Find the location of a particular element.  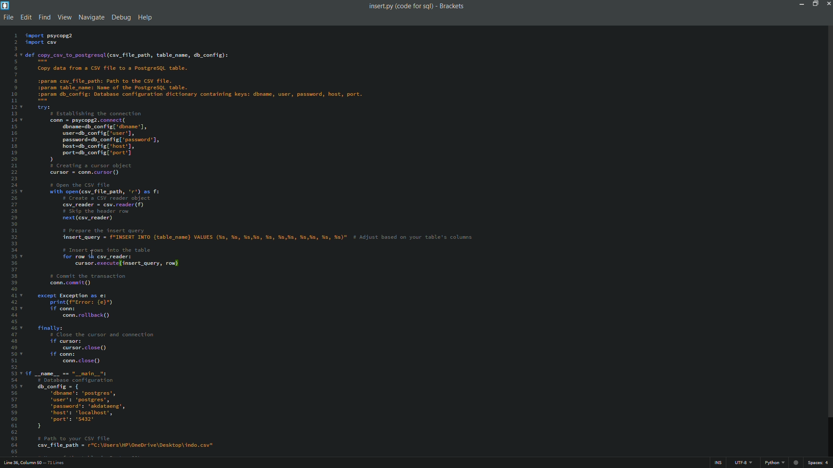

debug menu is located at coordinates (121, 17).